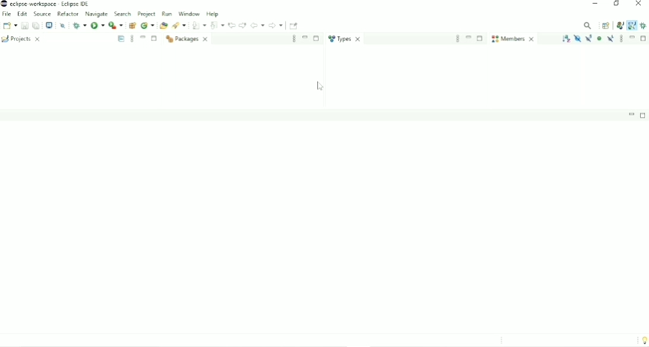 The image size is (649, 347). What do you see at coordinates (243, 25) in the screenshot?
I see `next edit location` at bounding box center [243, 25].